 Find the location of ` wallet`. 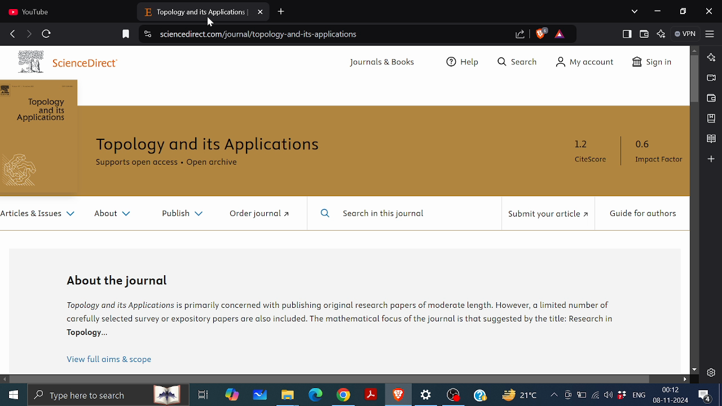

 wallet is located at coordinates (645, 34).